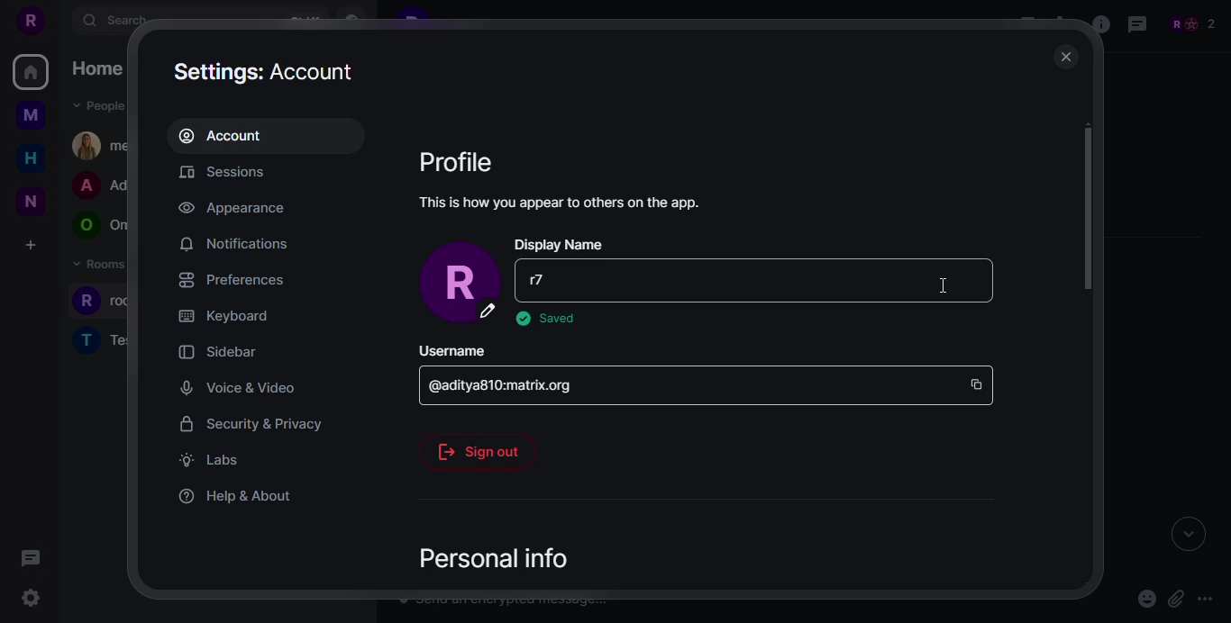 The height and width of the screenshot is (623, 1231). Describe the element at coordinates (476, 448) in the screenshot. I see `sign out` at that location.